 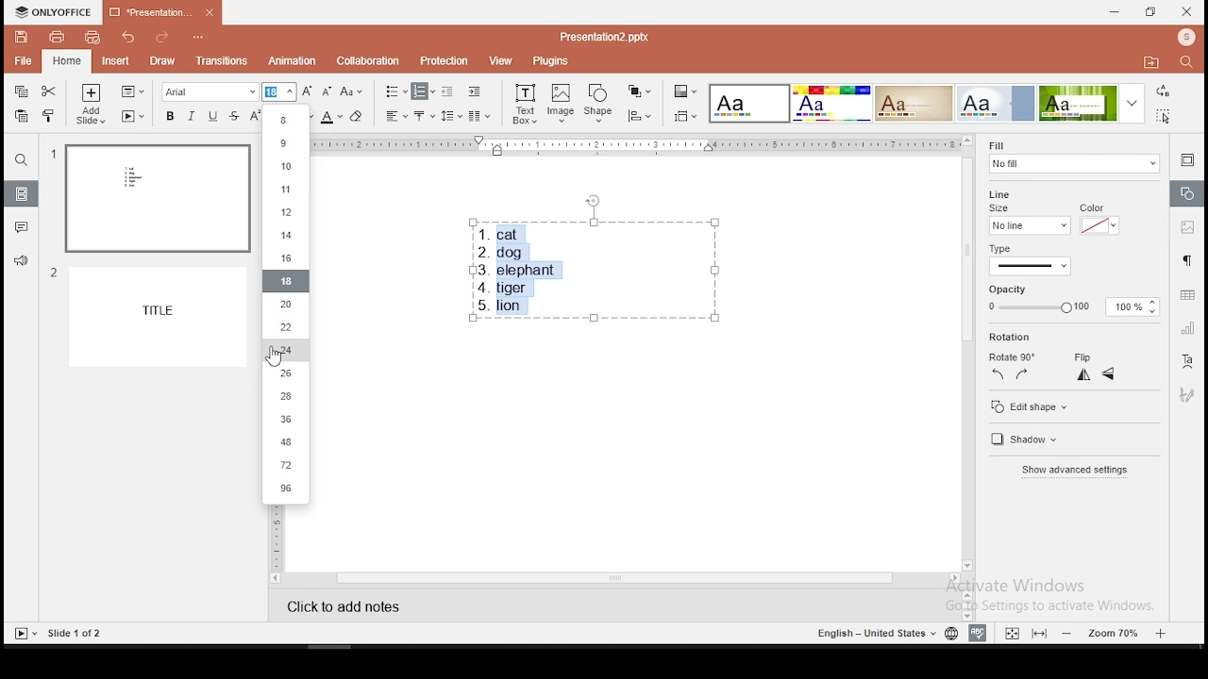 What do you see at coordinates (57, 37) in the screenshot?
I see `print file` at bounding box center [57, 37].